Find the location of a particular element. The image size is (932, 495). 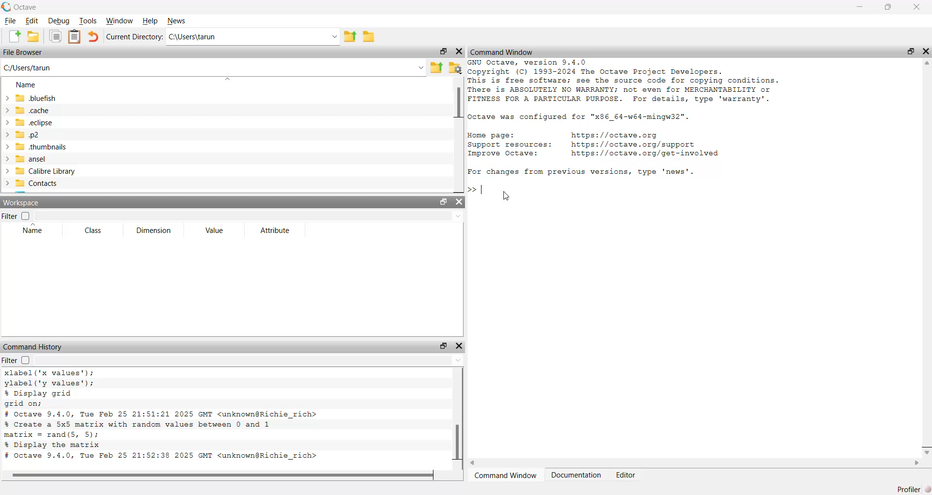

maximise is located at coordinates (439, 203).